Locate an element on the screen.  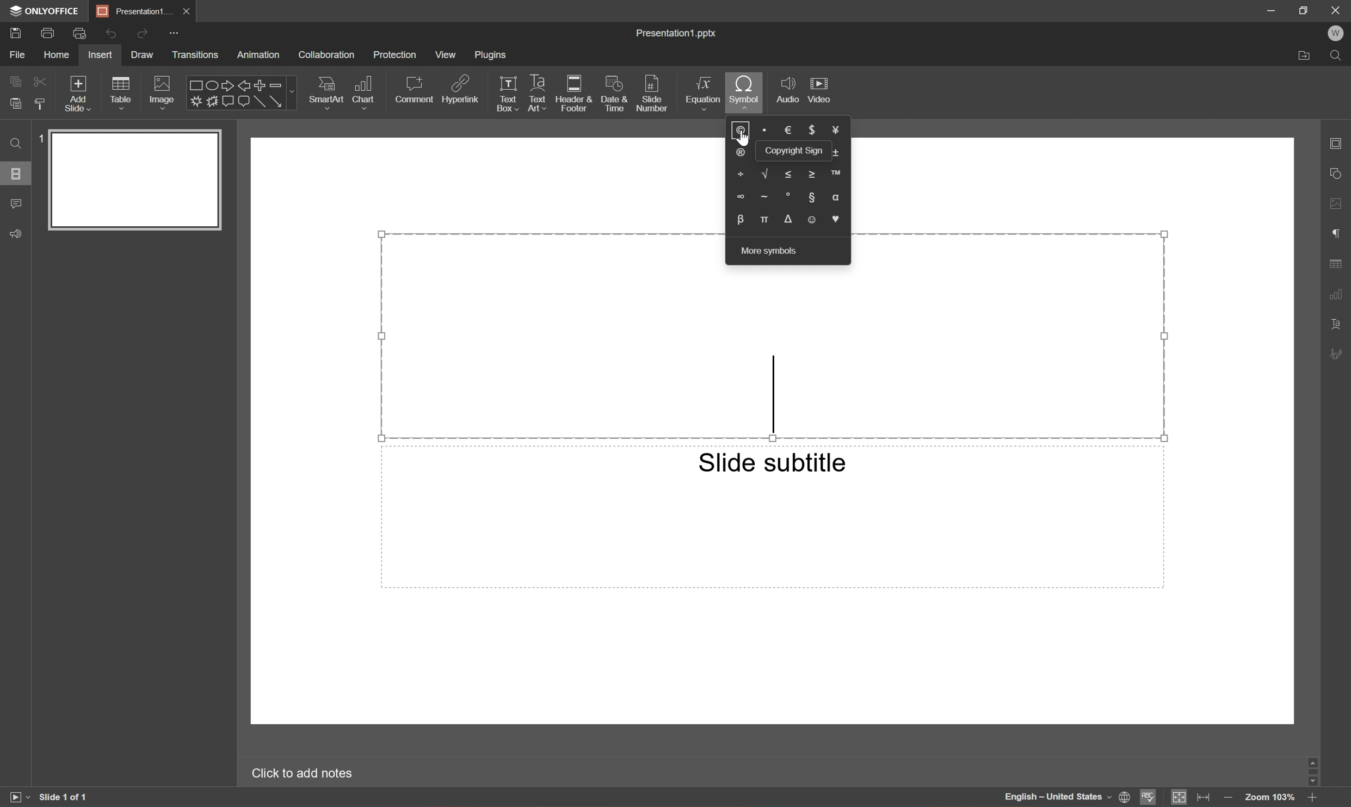
1 is located at coordinates (40, 138).